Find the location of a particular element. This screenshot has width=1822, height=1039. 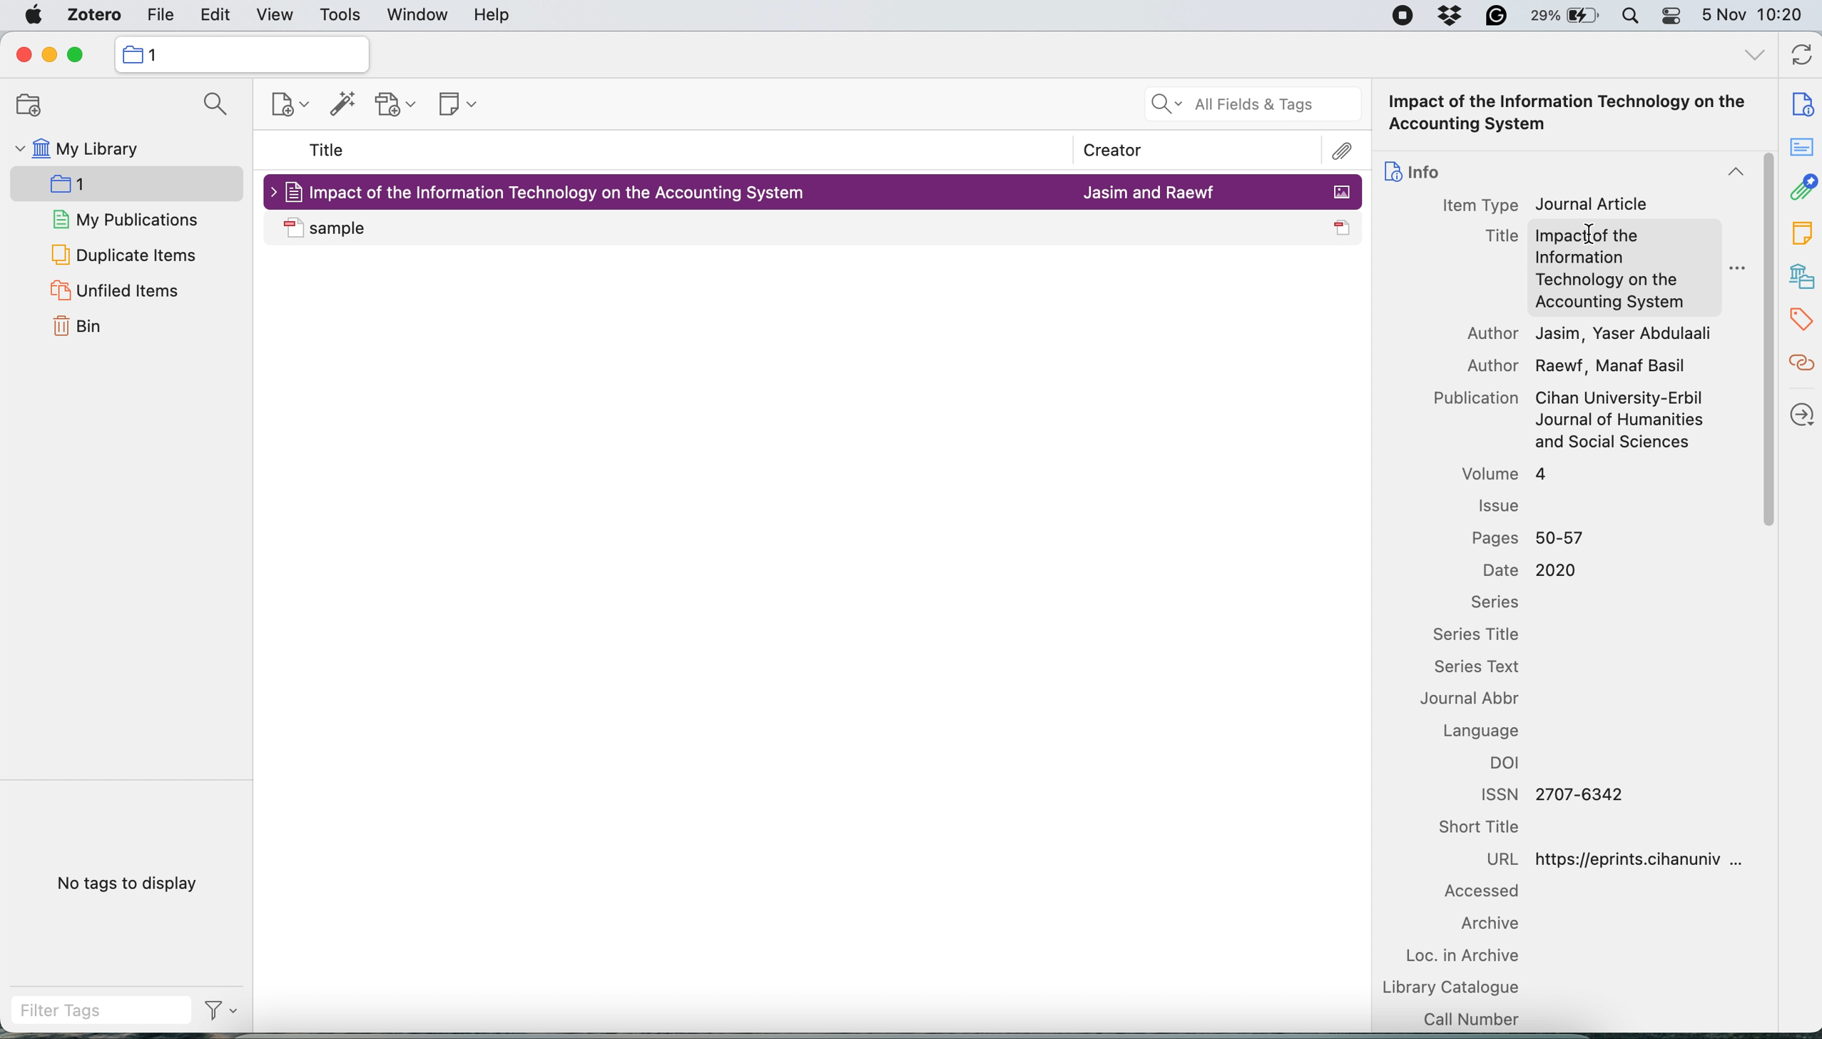

filter tags is located at coordinates (219, 1010).